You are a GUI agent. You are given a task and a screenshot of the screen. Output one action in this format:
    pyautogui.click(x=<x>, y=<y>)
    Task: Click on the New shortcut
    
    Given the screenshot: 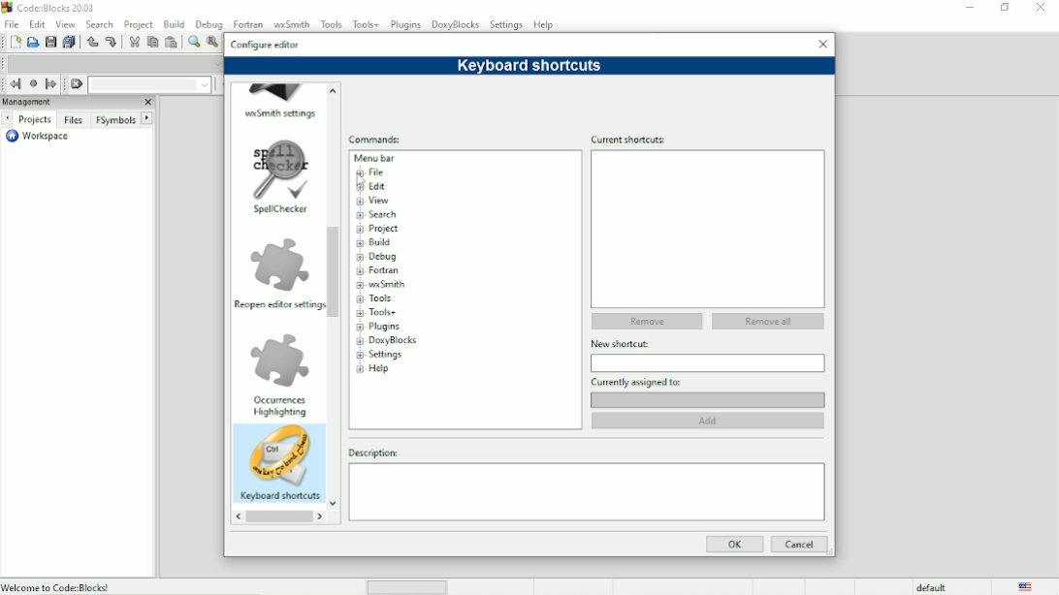 What is the action you would take?
    pyautogui.click(x=708, y=344)
    